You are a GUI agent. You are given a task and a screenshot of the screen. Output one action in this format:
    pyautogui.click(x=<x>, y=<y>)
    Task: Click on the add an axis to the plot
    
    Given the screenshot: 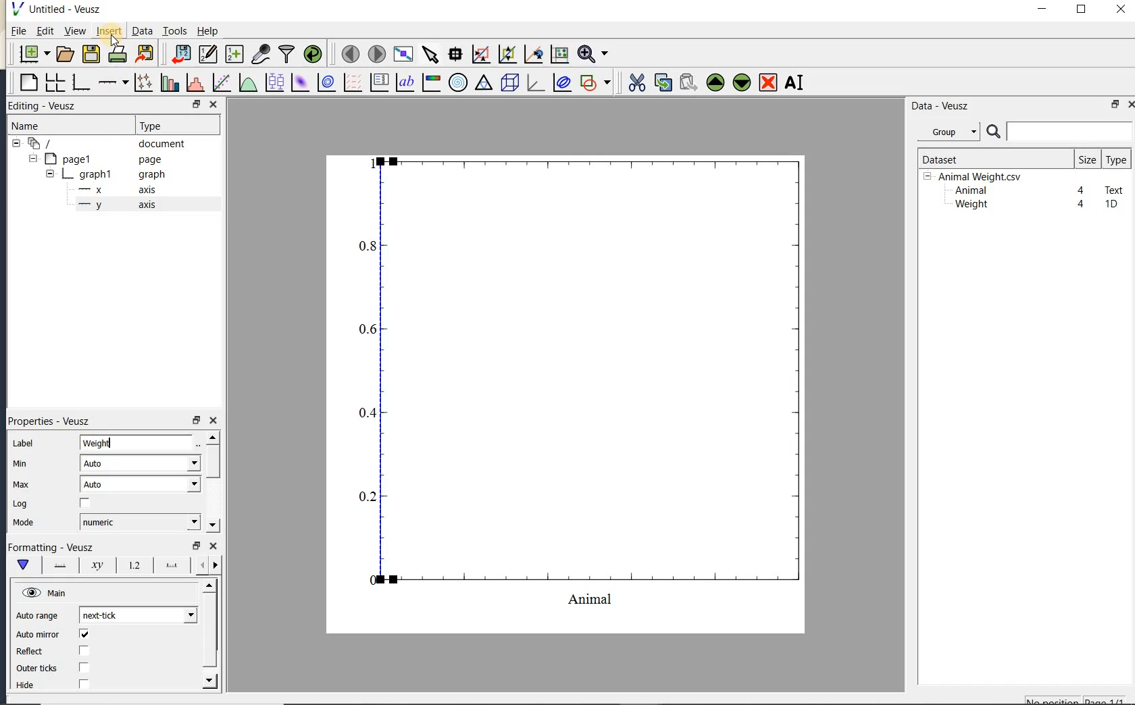 What is the action you would take?
    pyautogui.click(x=113, y=82)
    